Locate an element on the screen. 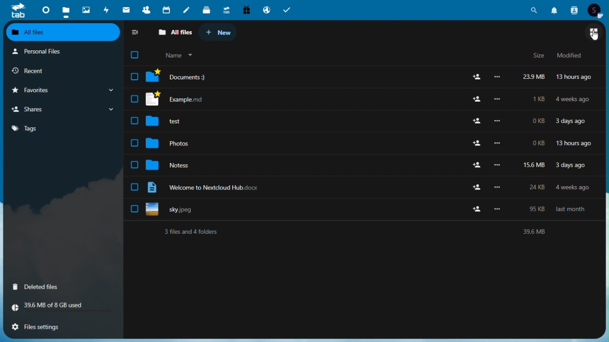 This screenshot has width=609, height=342. file is located at coordinates (151, 189).